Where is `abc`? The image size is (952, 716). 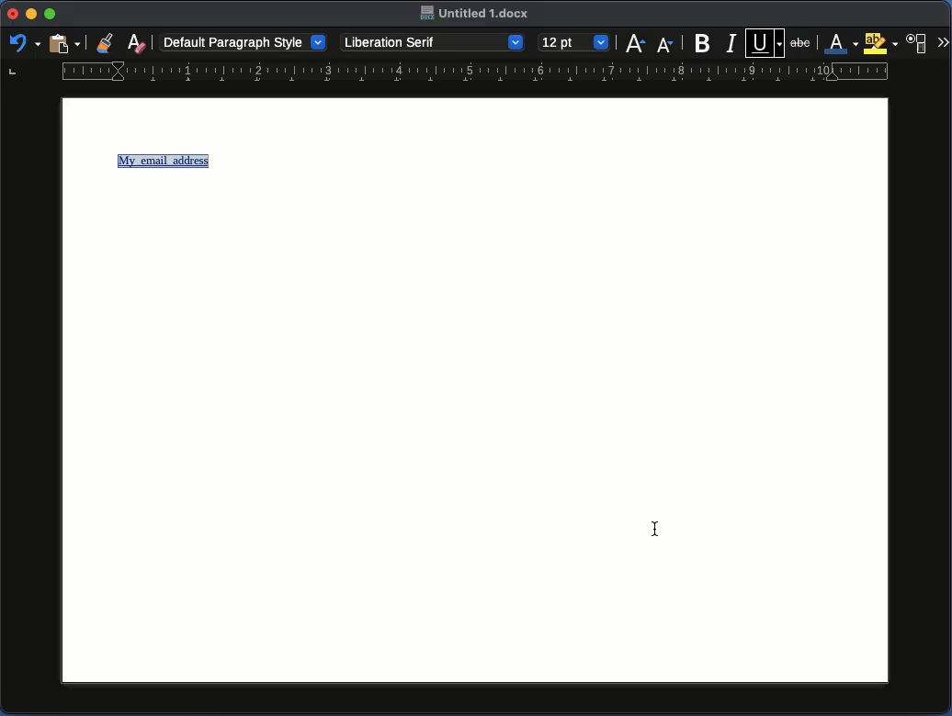
abc is located at coordinates (800, 46).